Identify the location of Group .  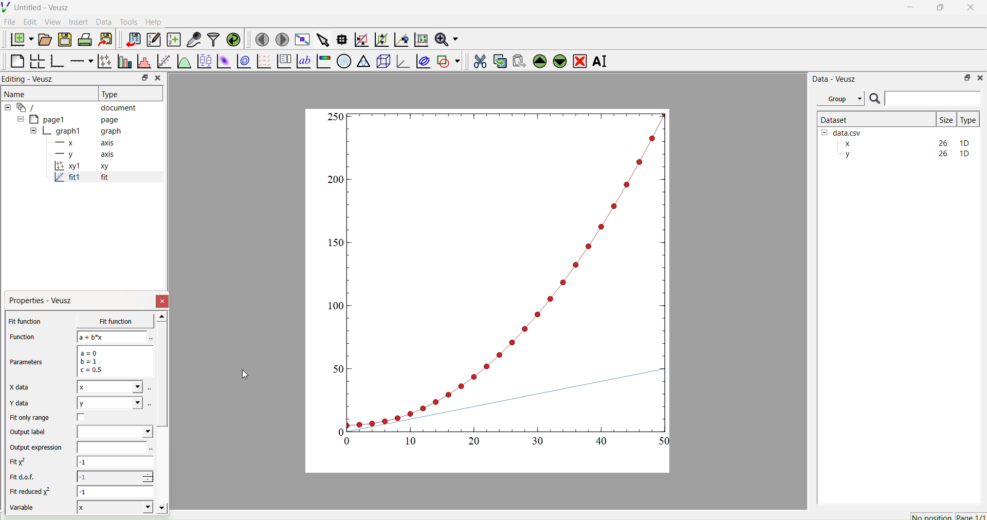
(840, 99).